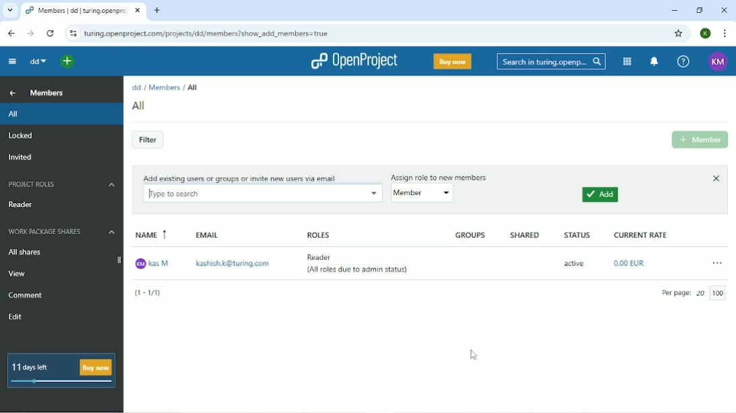  Describe the element at coordinates (674, 10) in the screenshot. I see `Minimize` at that location.